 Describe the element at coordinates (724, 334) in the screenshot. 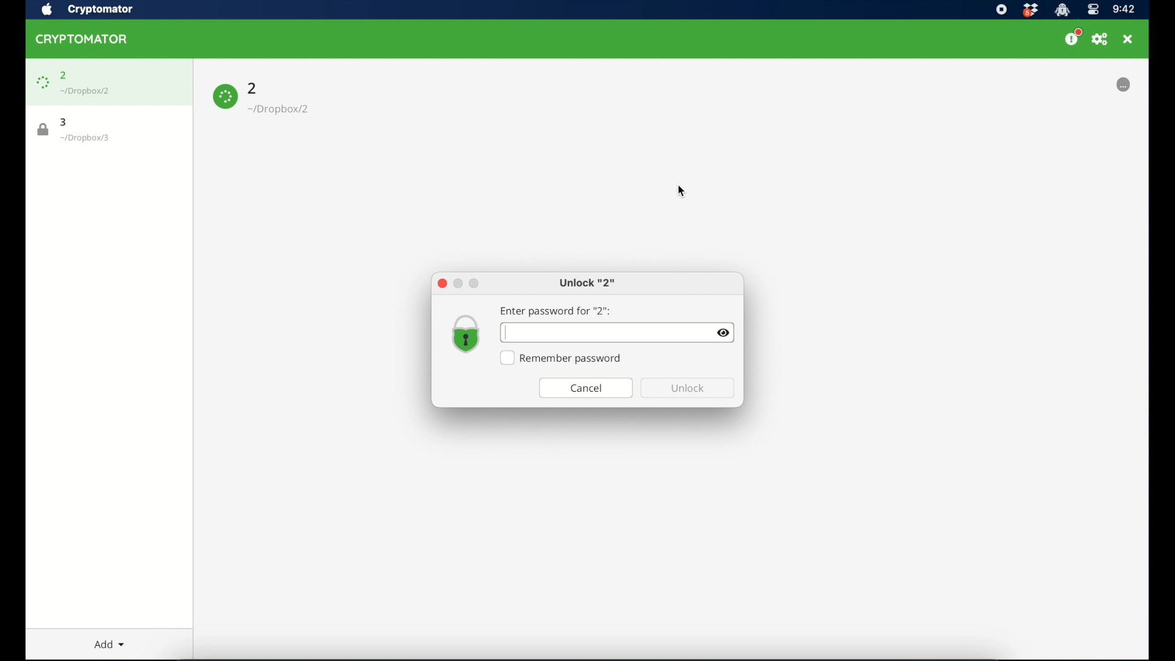

I see `visibility toggle` at that location.